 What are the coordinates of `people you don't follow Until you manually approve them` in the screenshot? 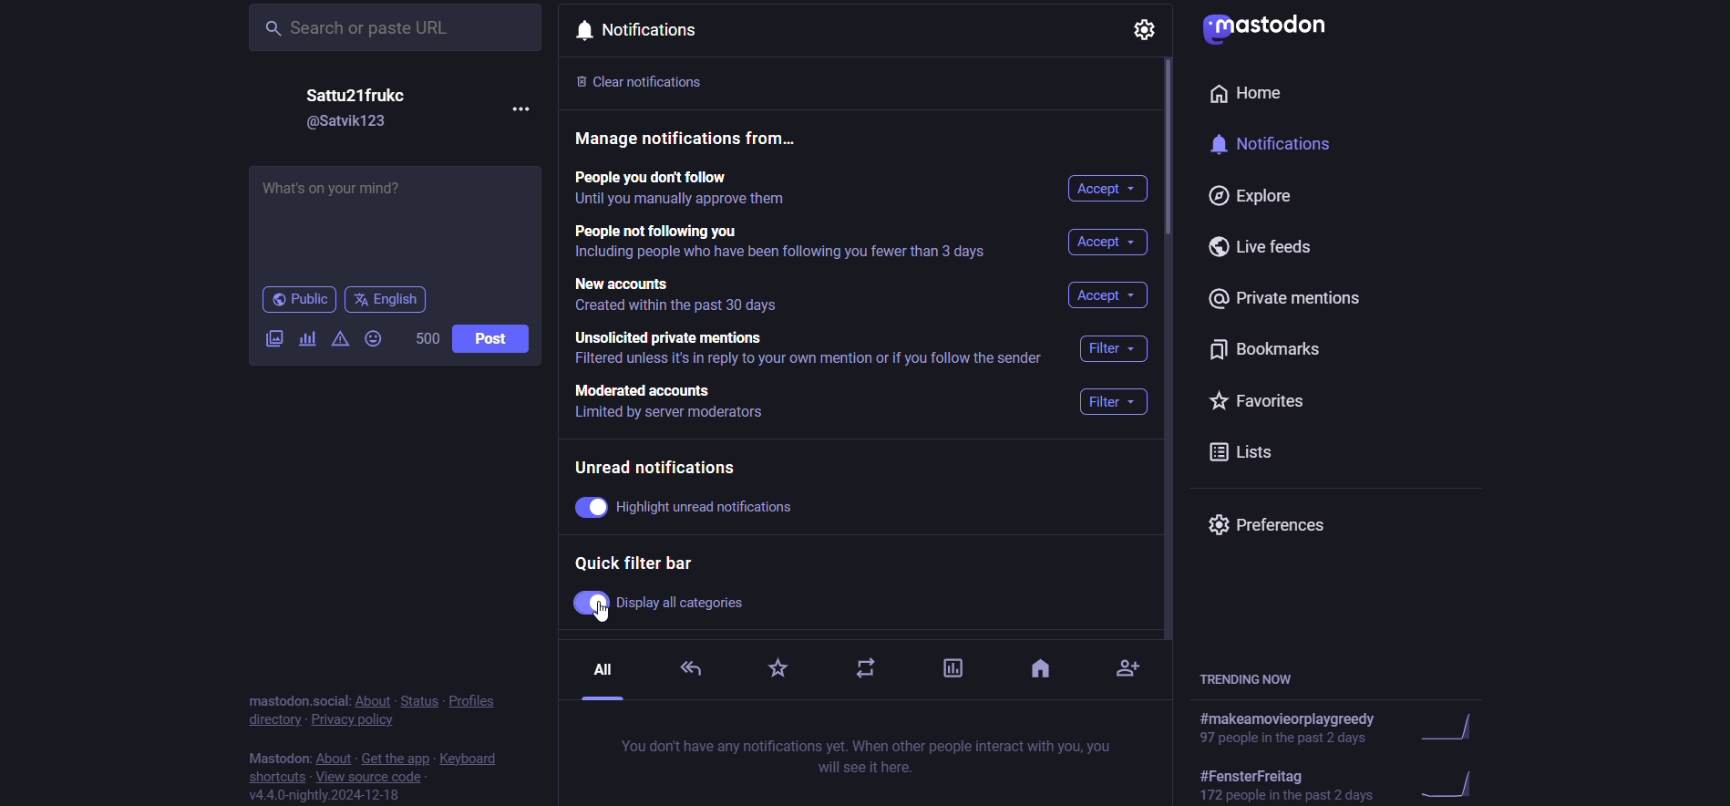 It's located at (677, 188).